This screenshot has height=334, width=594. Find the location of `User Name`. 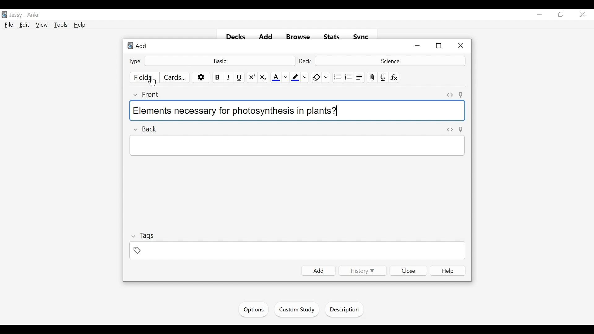

User Name is located at coordinates (17, 15).